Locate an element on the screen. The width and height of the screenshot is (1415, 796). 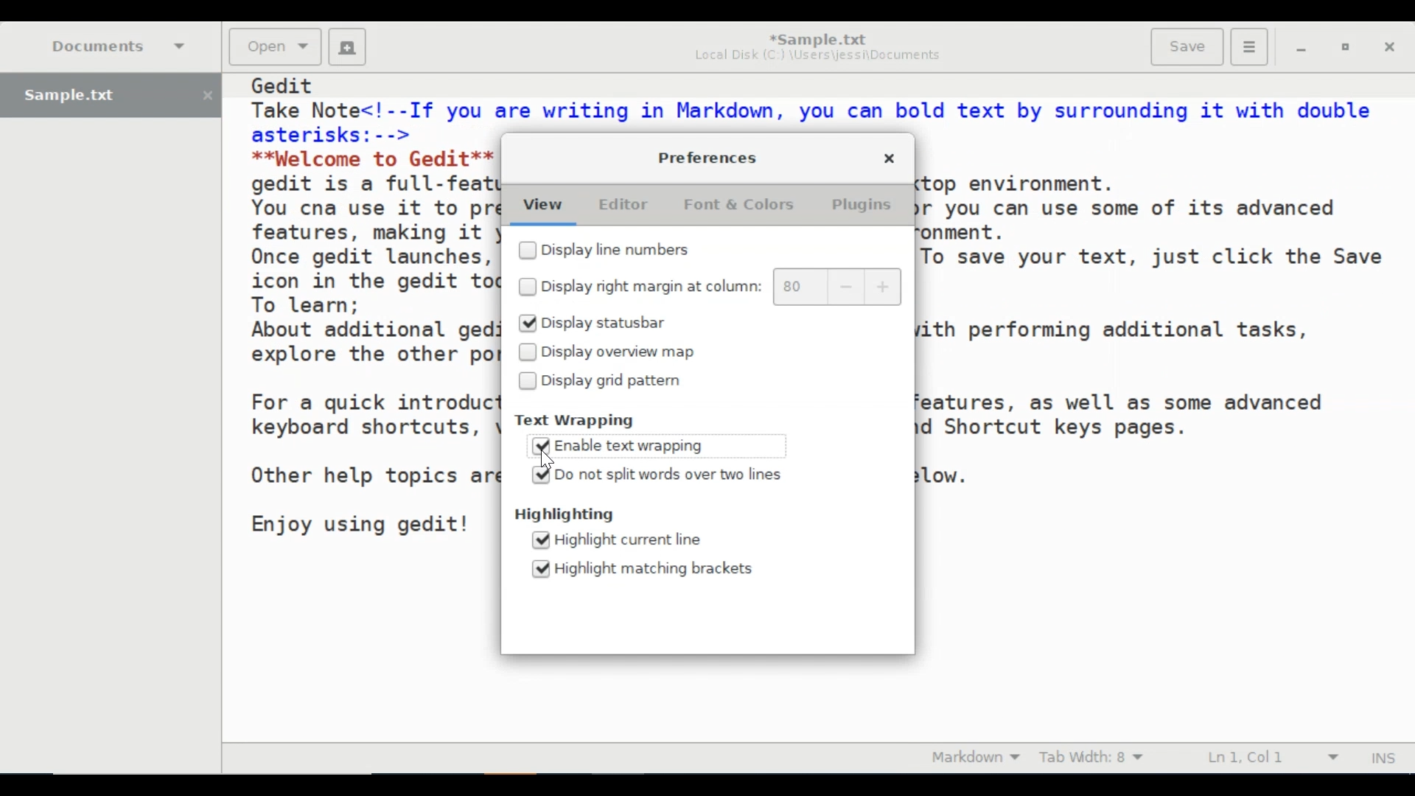
Cursor is located at coordinates (547, 458).